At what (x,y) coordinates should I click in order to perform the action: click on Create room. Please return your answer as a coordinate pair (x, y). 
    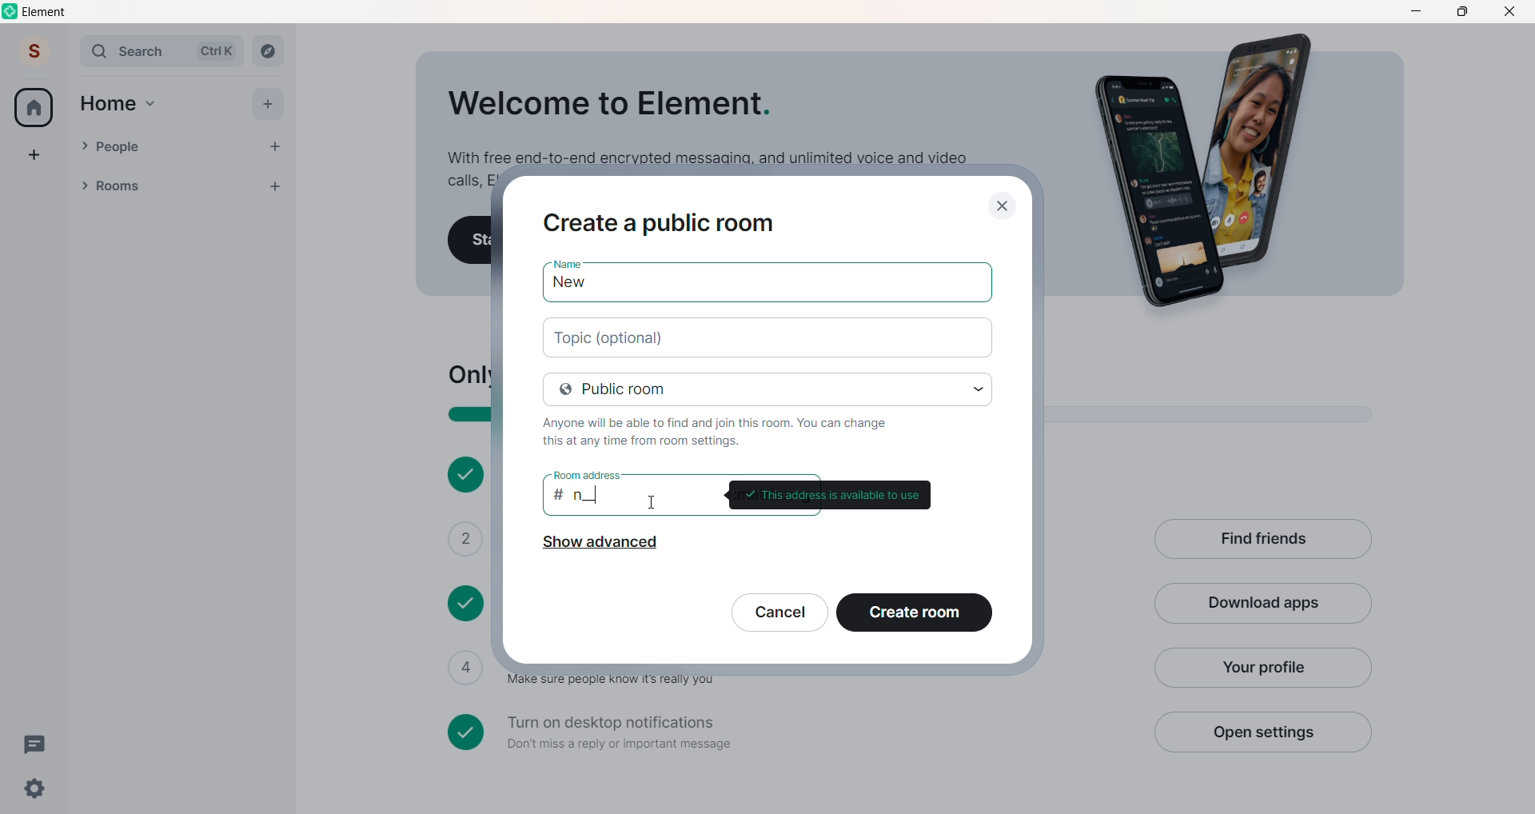
    Looking at the image, I should click on (914, 612).